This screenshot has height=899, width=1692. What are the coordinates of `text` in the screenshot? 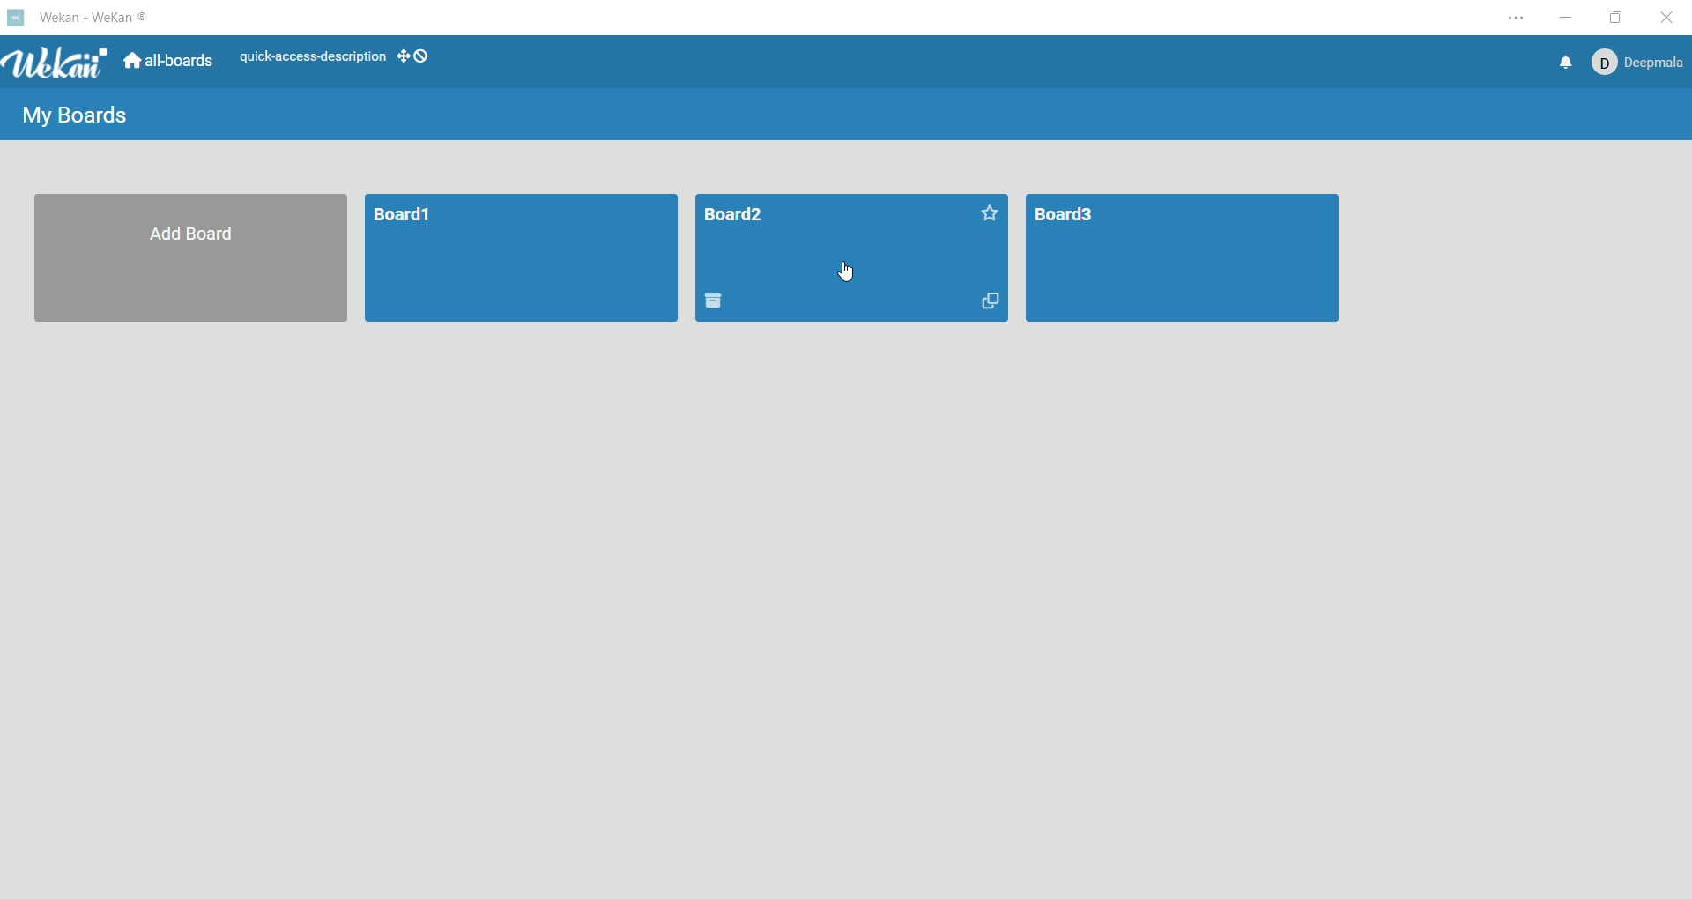 It's located at (315, 58).